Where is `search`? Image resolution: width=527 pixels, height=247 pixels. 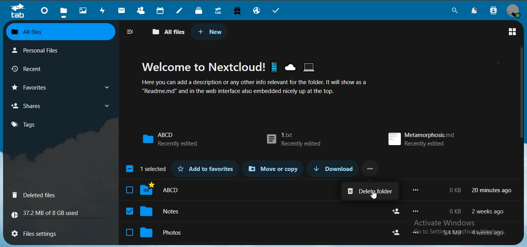 search is located at coordinates (454, 10).